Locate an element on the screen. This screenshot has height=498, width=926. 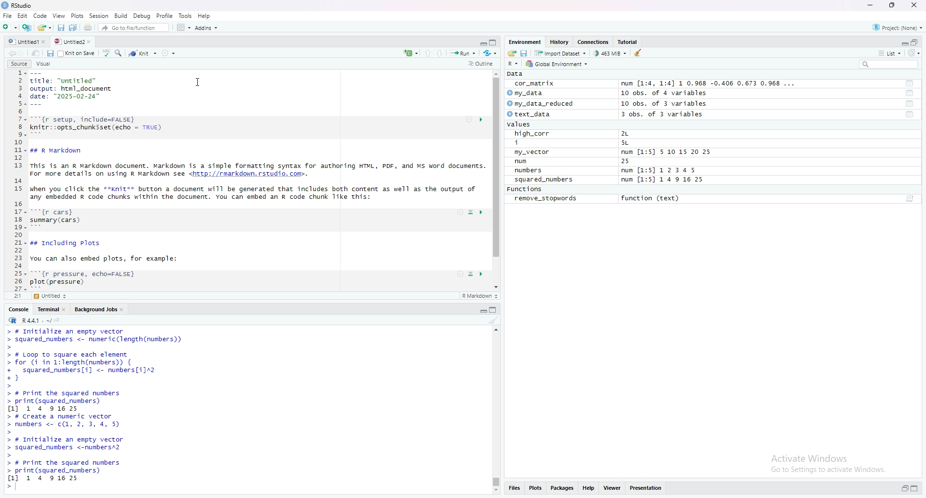
Terminal is located at coordinates (46, 311).